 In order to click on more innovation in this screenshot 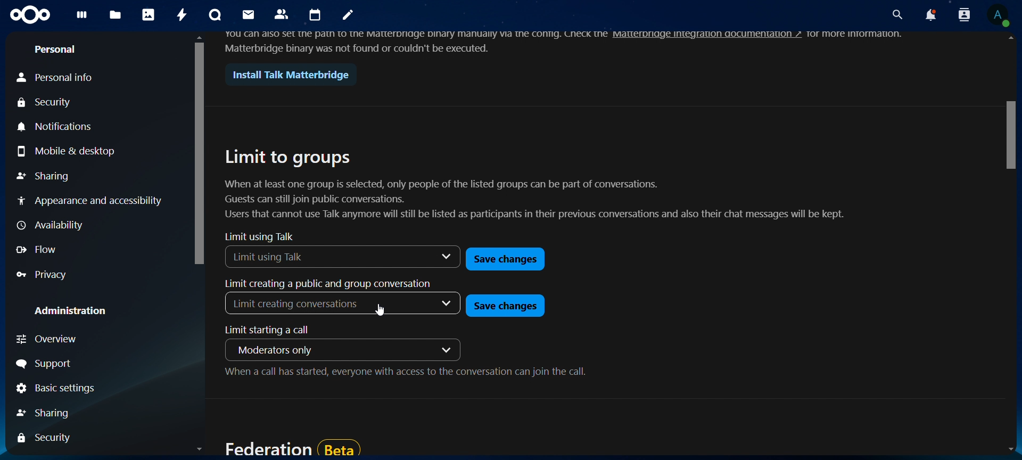, I will do `click(866, 34)`.